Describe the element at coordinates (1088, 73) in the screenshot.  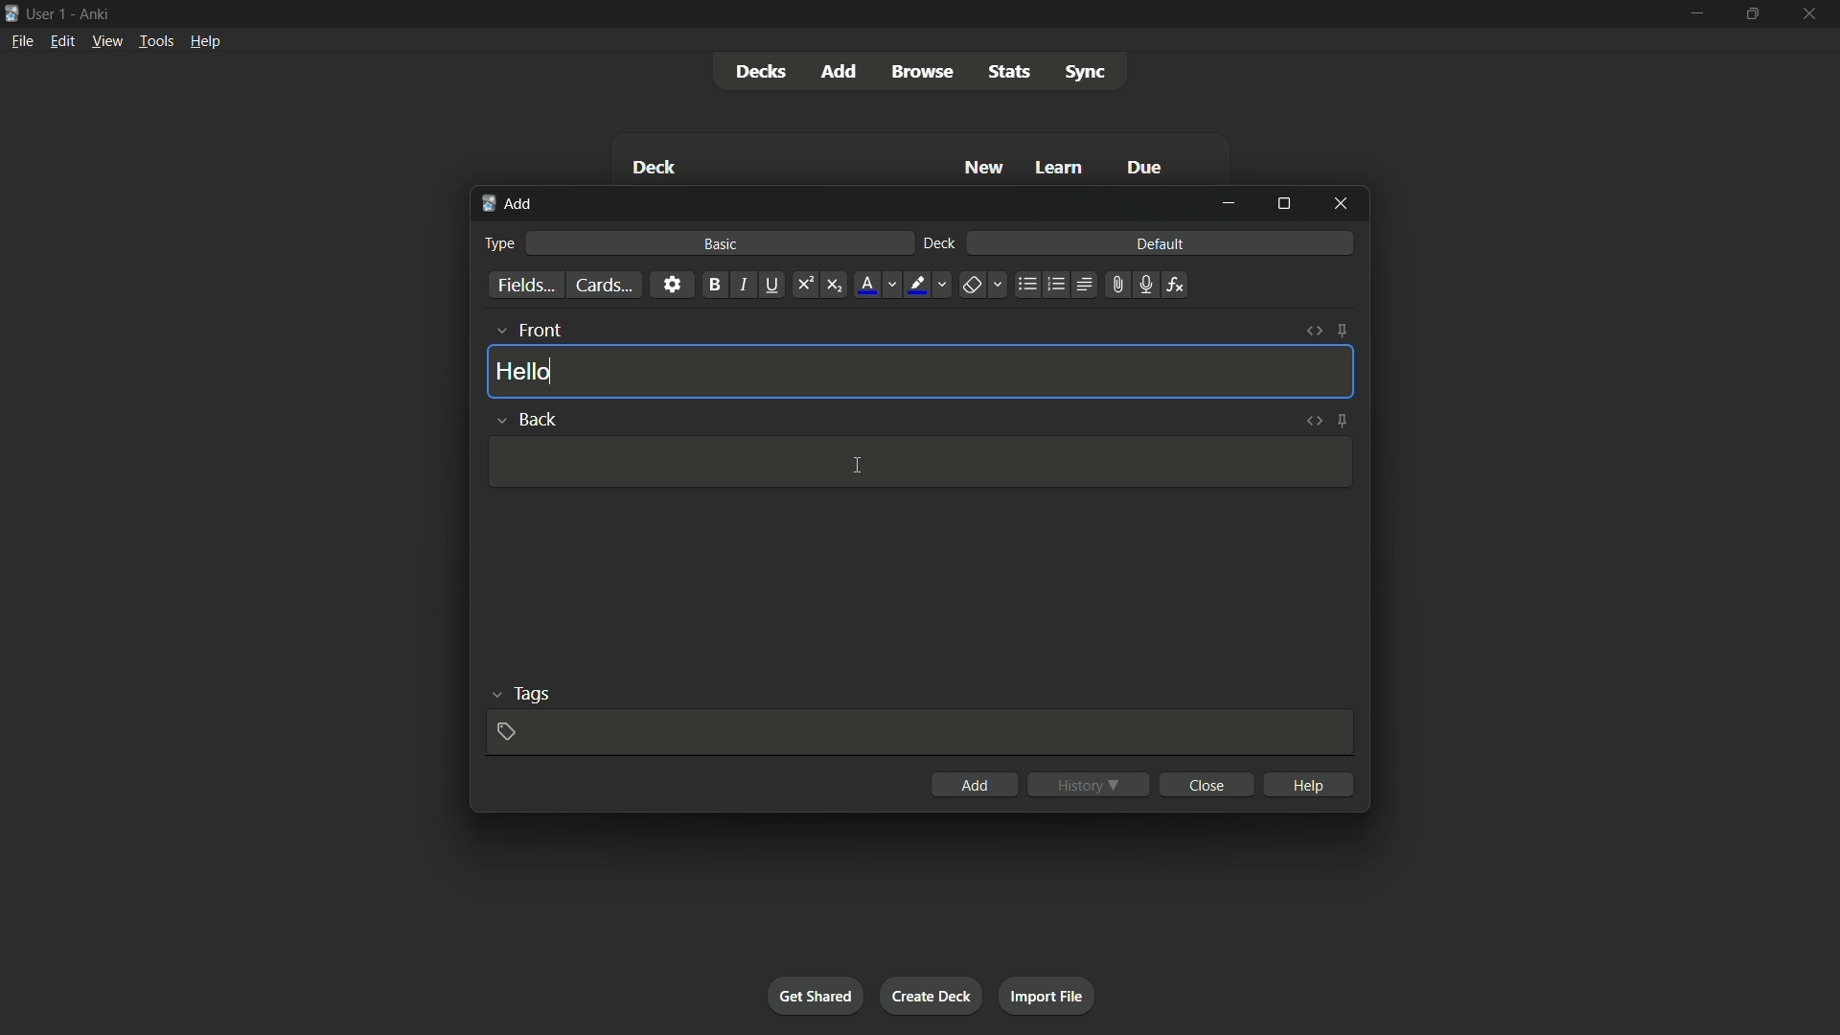
I see `sync` at that location.